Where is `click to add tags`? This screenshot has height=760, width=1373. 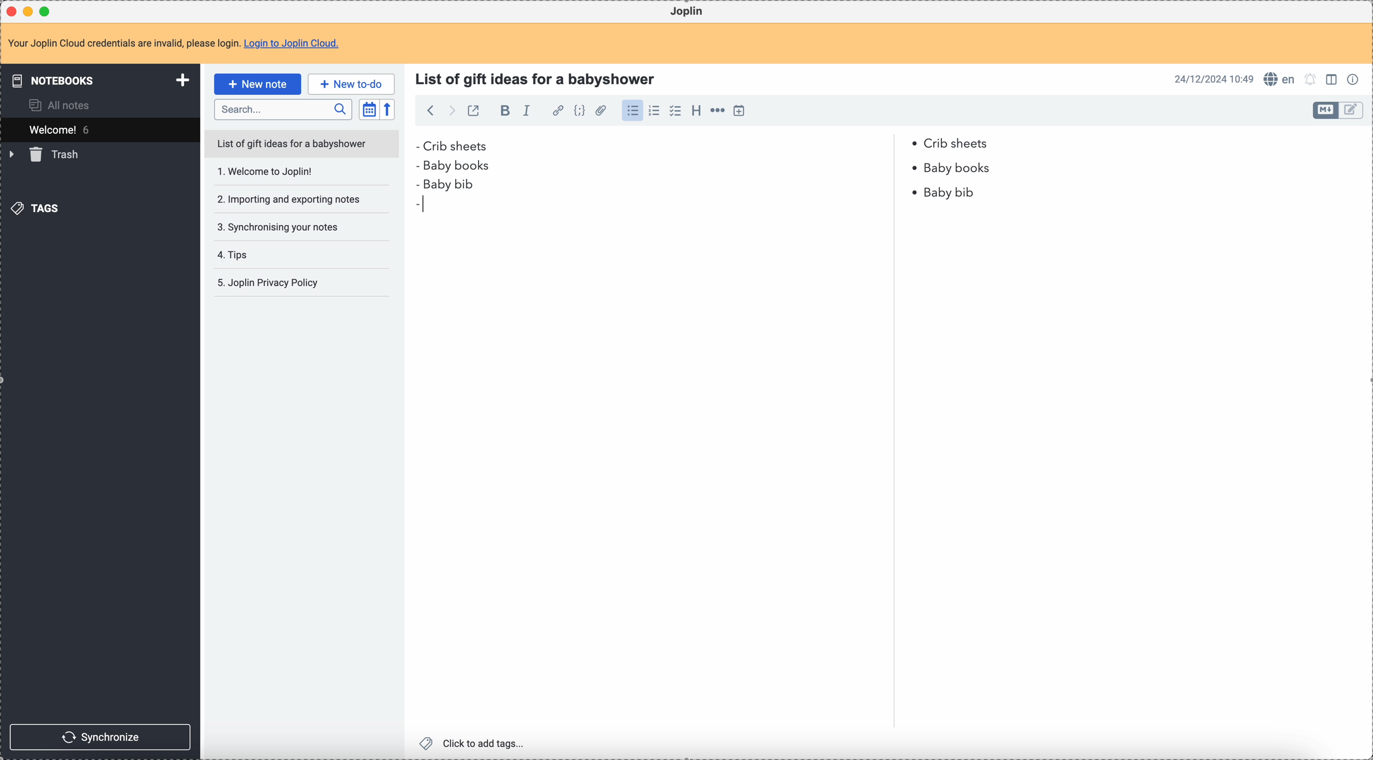
click to add tags is located at coordinates (472, 743).